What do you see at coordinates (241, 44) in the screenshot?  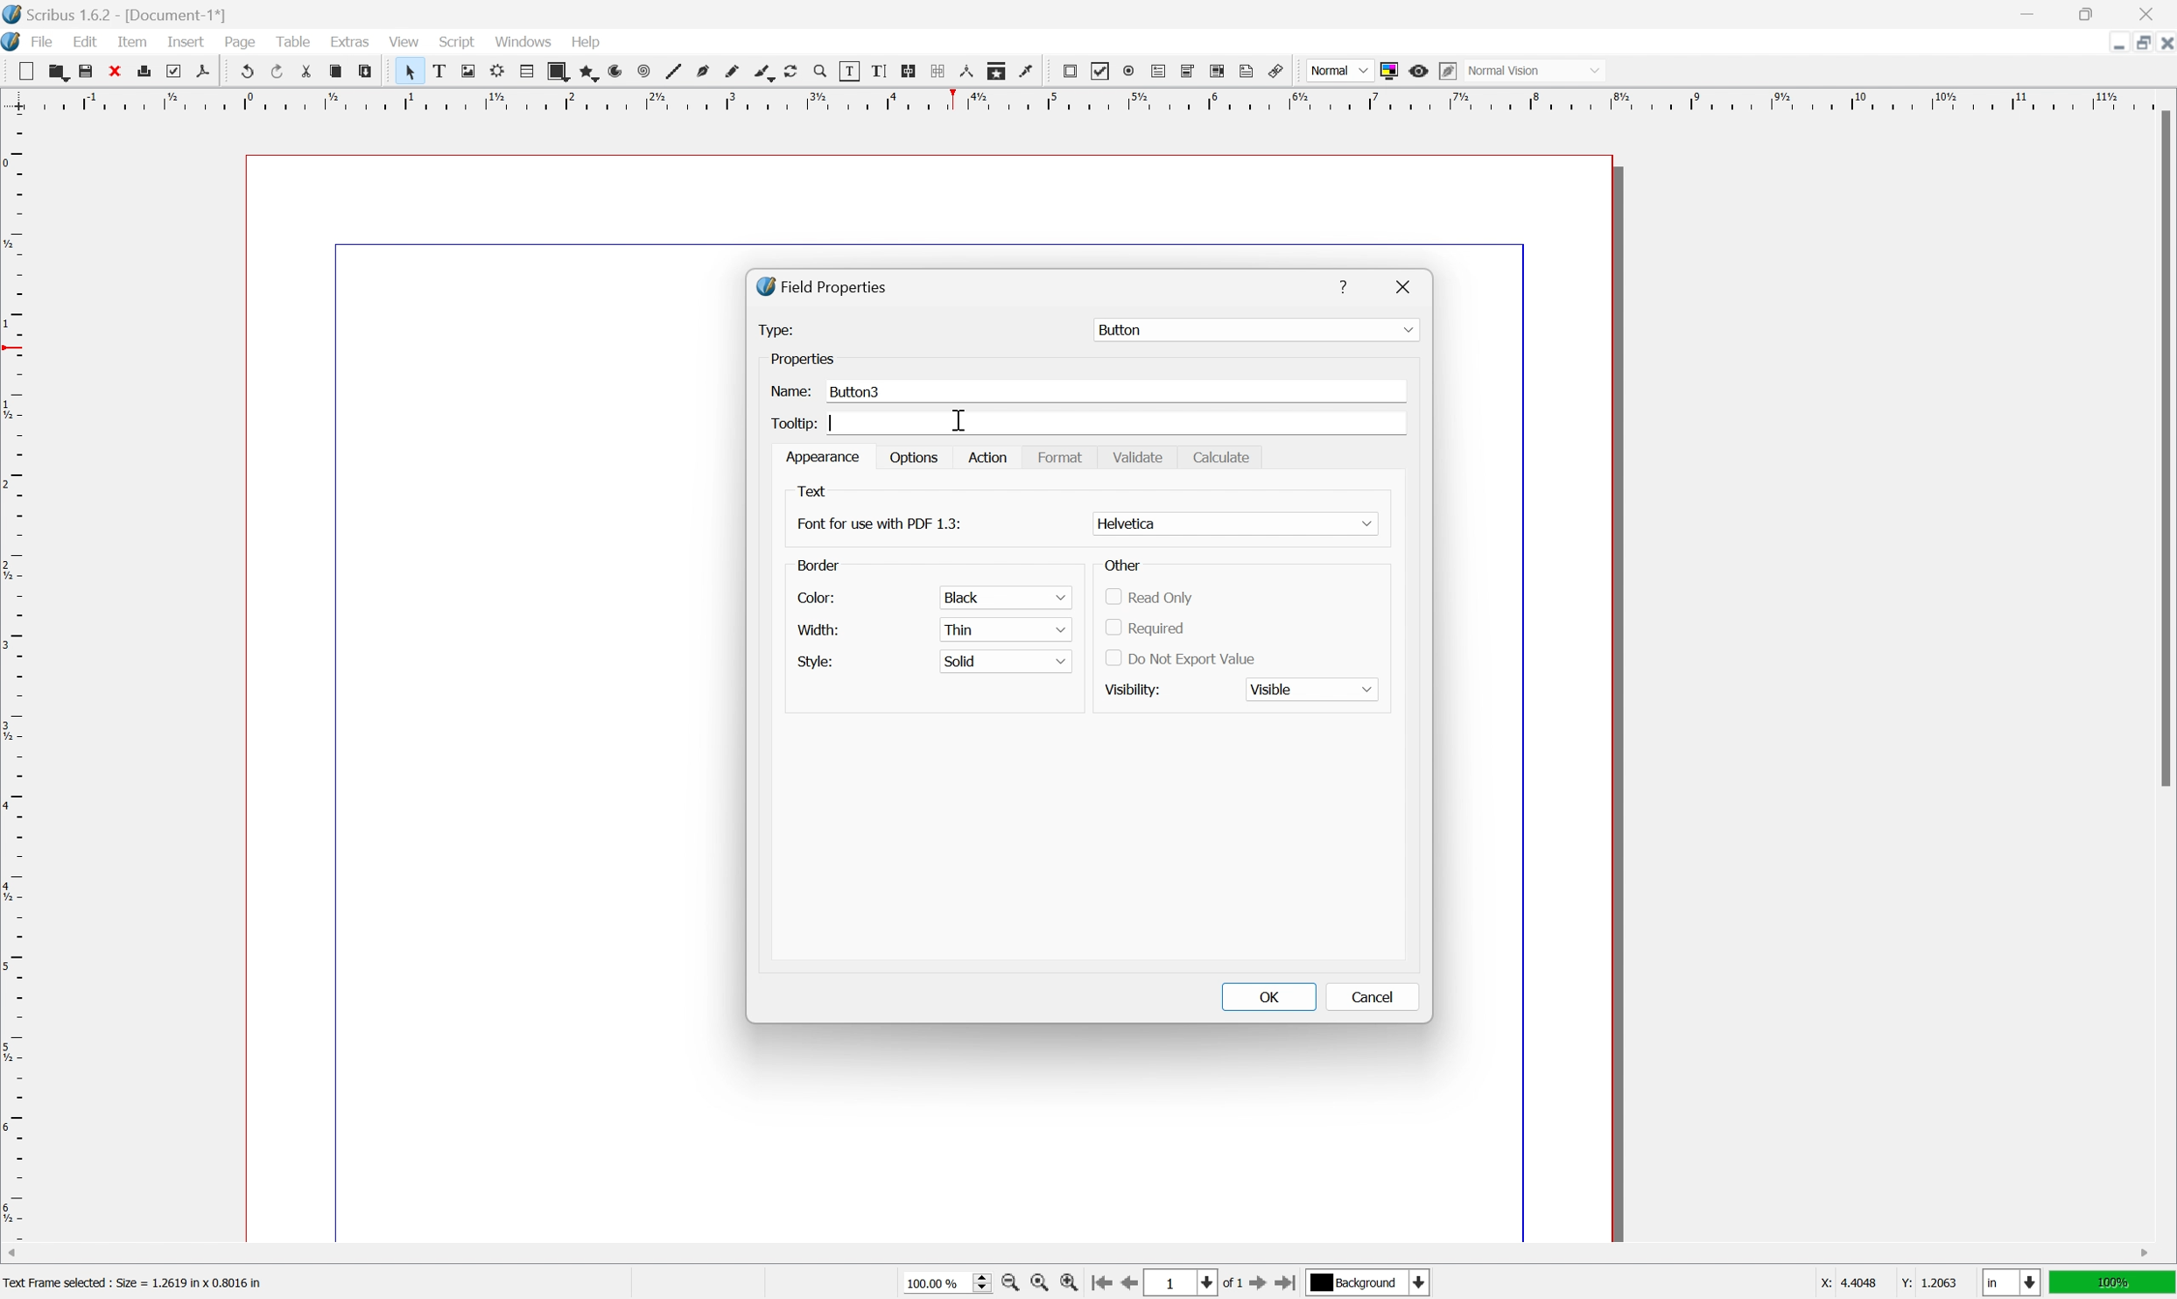 I see `page` at bounding box center [241, 44].